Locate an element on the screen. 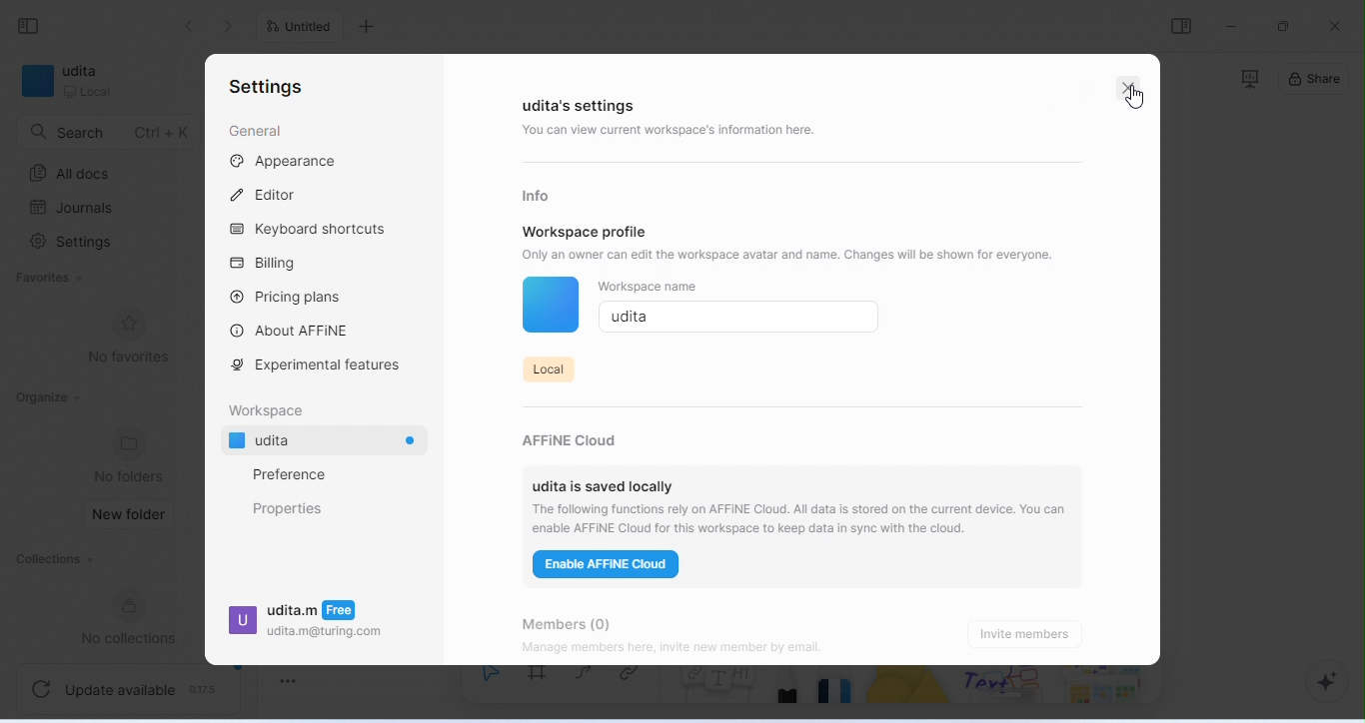  general is located at coordinates (255, 132).